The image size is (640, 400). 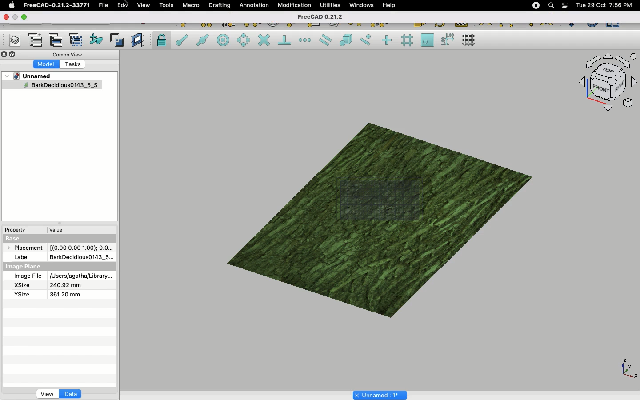 What do you see at coordinates (66, 285) in the screenshot?
I see `240.92 mm` at bounding box center [66, 285].